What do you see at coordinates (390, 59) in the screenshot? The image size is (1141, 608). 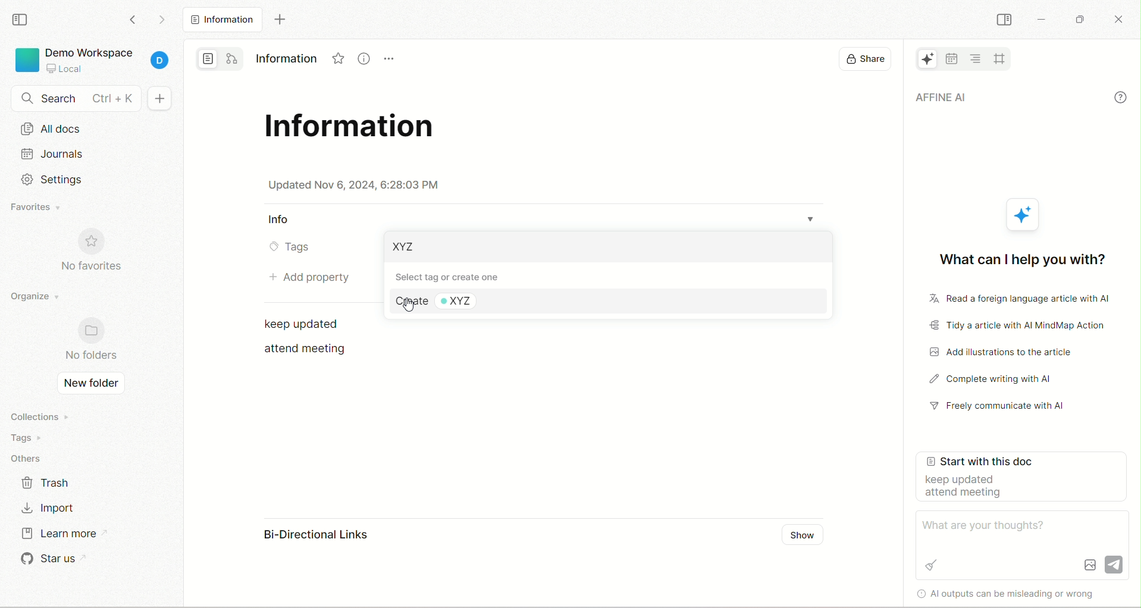 I see `Menu icon` at bounding box center [390, 59].